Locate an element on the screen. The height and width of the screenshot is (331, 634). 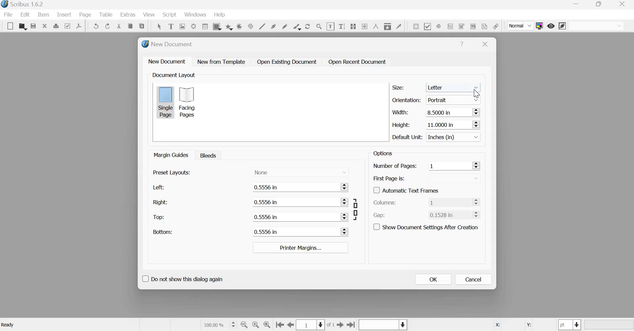
Potrait is located at coordinates (454, 99).